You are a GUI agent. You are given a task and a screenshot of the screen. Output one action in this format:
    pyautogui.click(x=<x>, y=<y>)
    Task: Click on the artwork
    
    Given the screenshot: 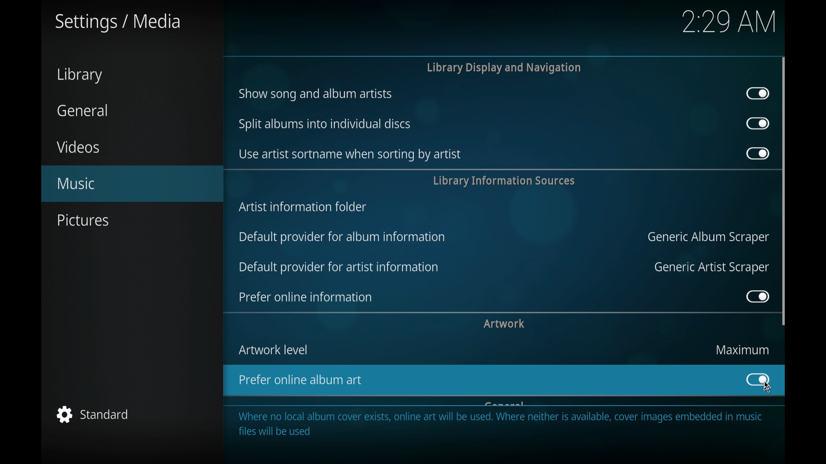 What is the action you would take?
    pyautogui.click(x=504, y=324)
    